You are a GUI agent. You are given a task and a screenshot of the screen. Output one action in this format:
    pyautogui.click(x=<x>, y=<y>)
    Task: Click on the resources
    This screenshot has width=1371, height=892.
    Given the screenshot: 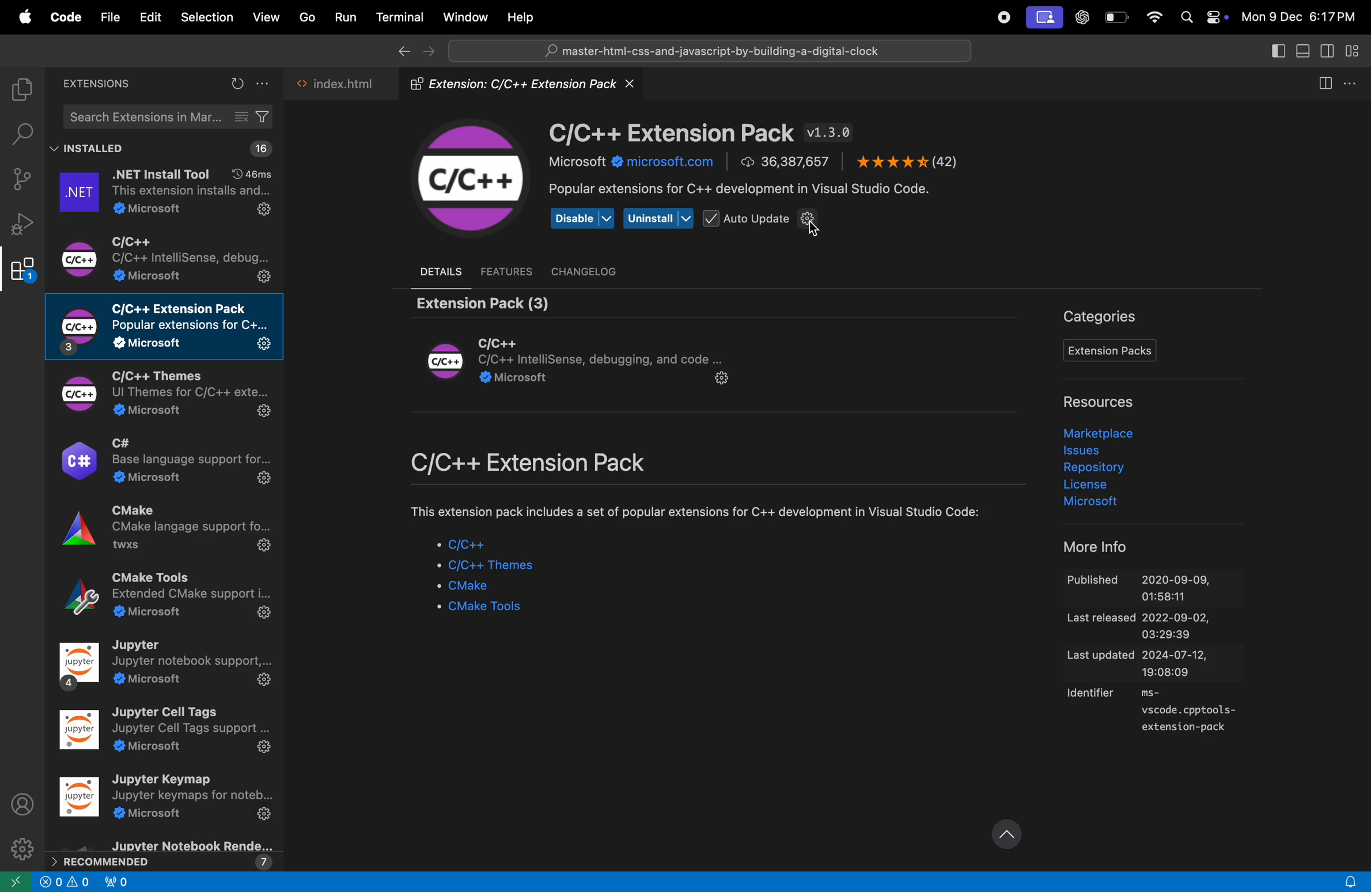 What is the action you would take?
    pyautogui.click(x=1096, y=403)
    